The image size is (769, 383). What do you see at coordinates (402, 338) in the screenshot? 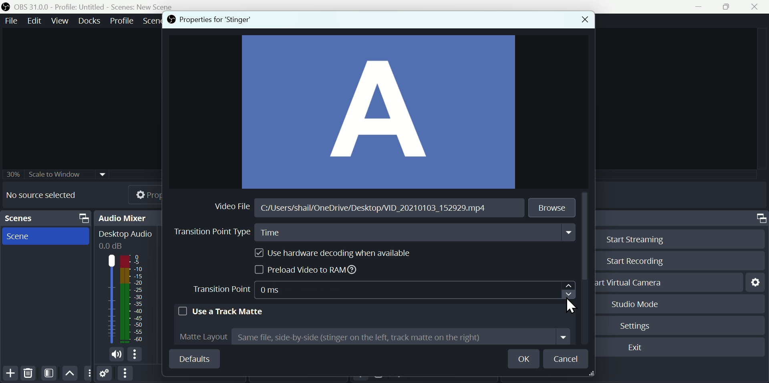
I see `Same file side by side bracket stinger on the left track mate on the] close` at bounding box center [402, 338].